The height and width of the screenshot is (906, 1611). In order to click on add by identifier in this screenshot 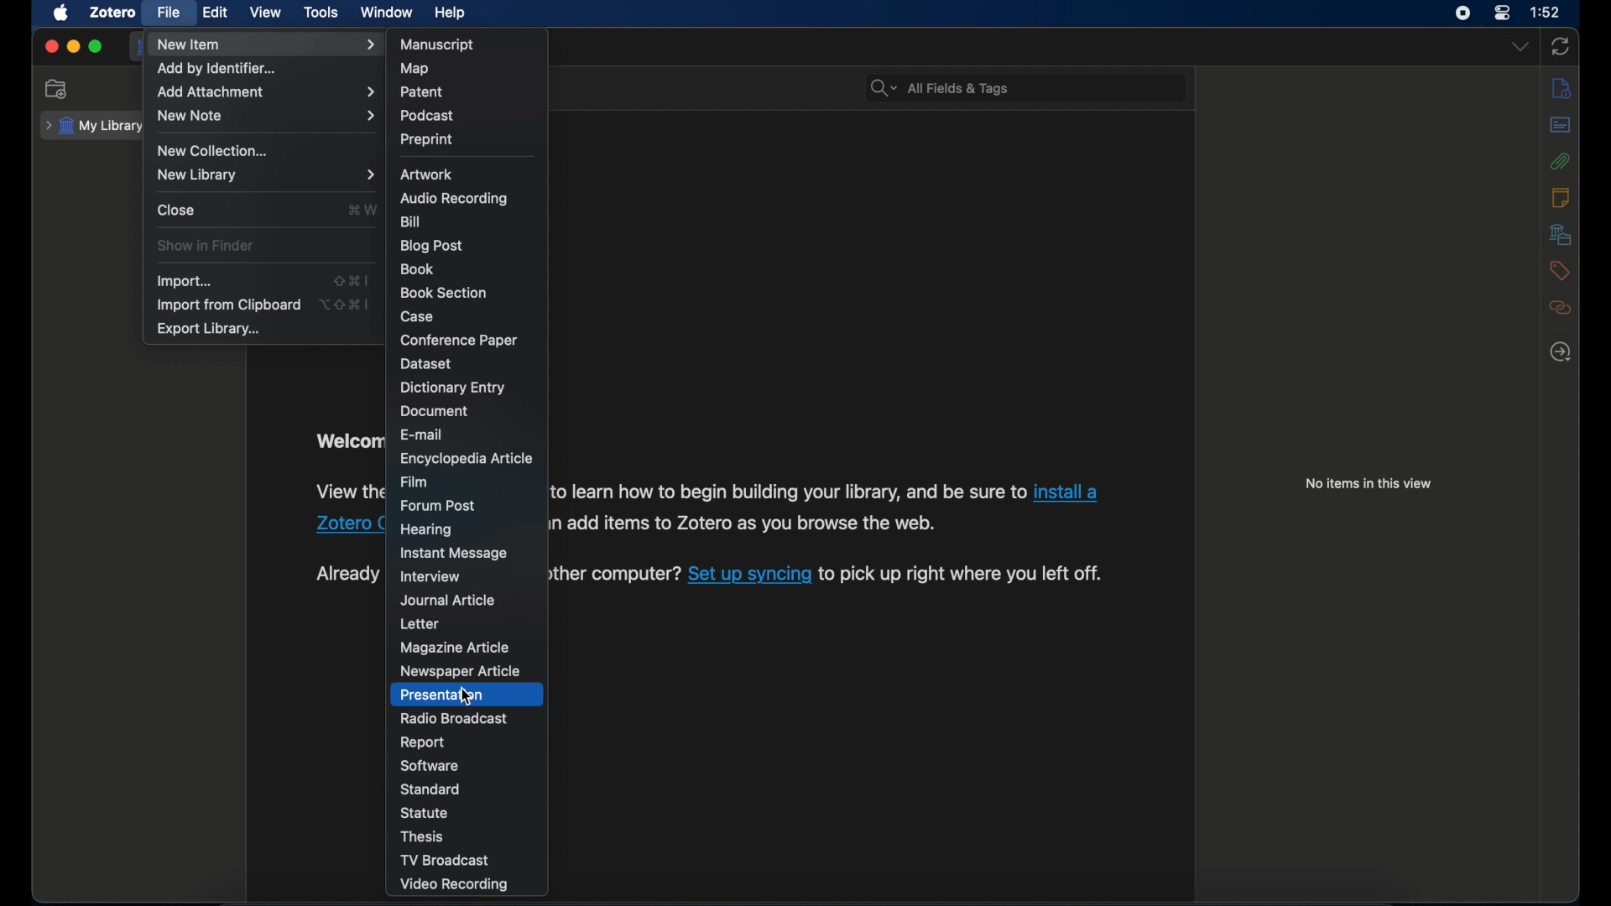, I will do `click(217, 70)`.